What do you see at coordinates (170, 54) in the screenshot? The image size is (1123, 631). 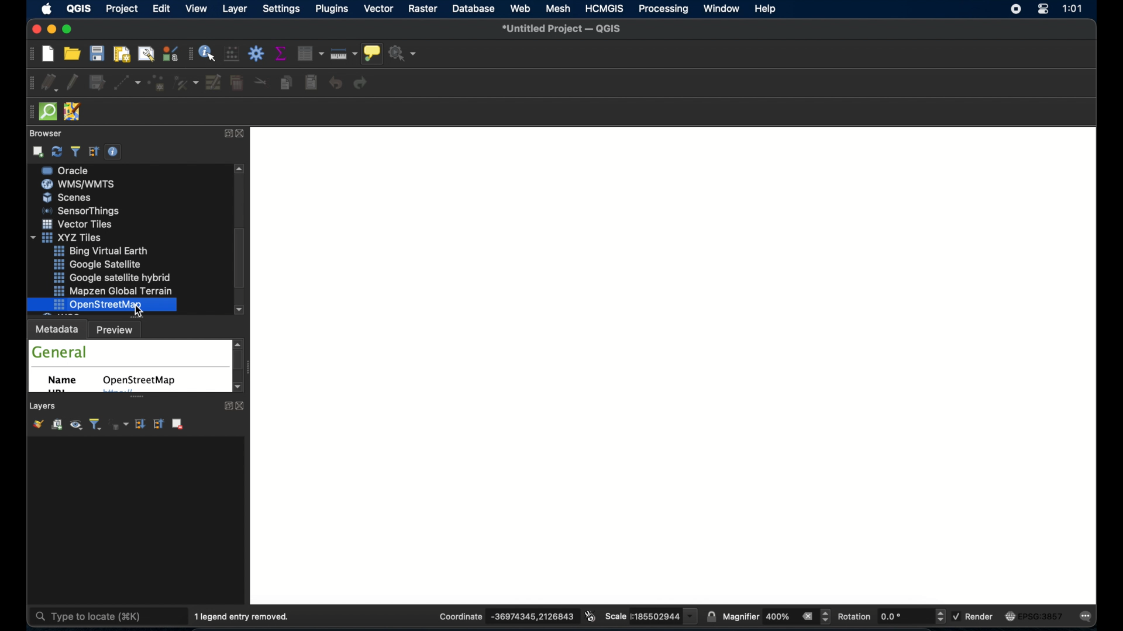 I see `style manager` at bounding box center [170, 54].